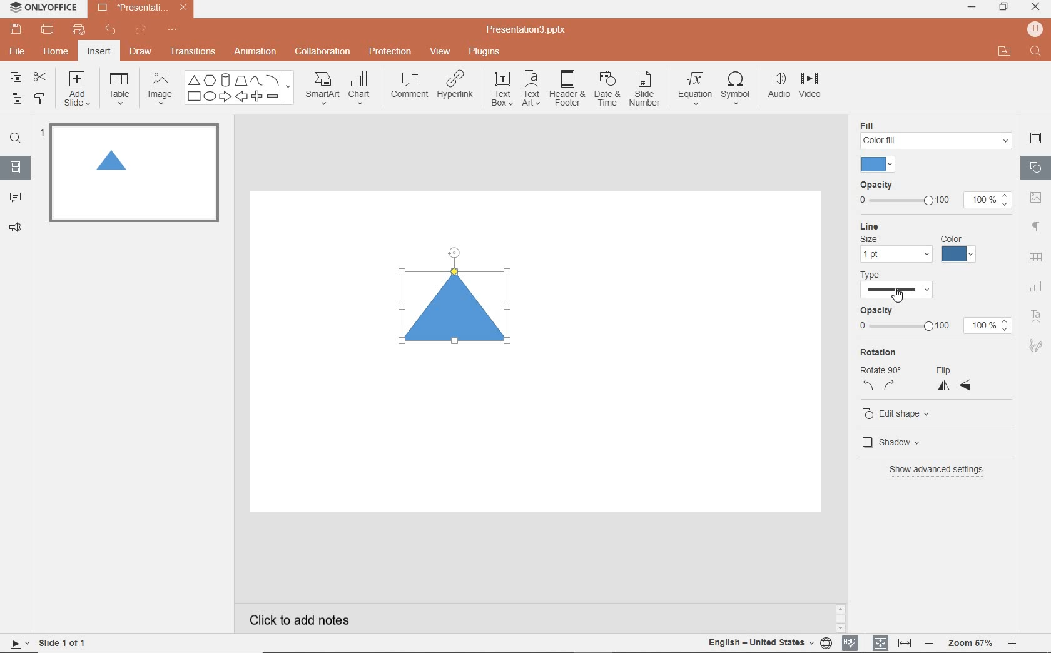  What do you see at coordinates (255, 53) in the screenshot?
I see `ANIMATION` at bounding box center [255, 53].